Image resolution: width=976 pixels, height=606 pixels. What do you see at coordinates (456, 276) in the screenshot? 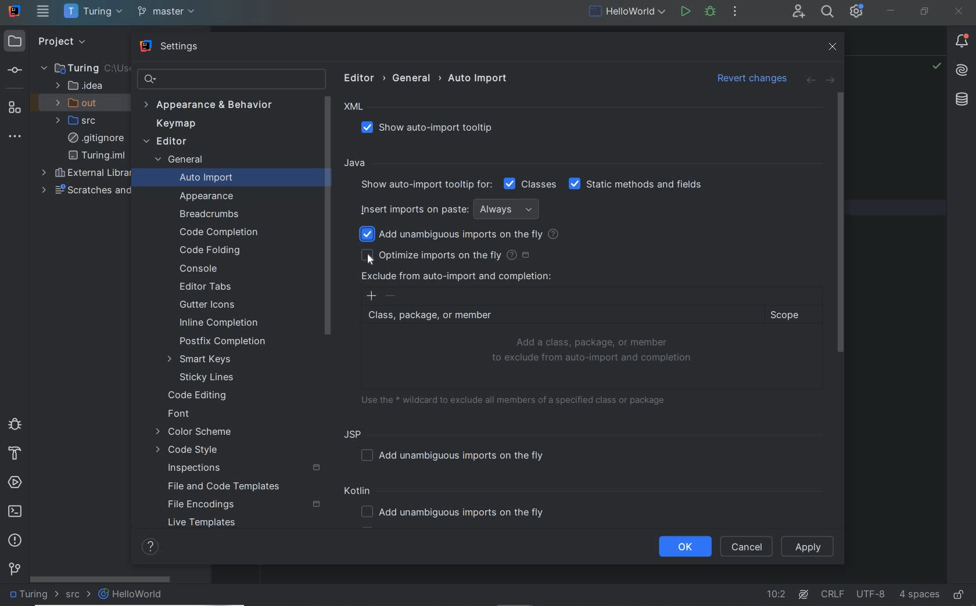
I see `EXCLUDE FROM AUTO-IMPORT AND COMPLETION` at bounding box center [456, 276].